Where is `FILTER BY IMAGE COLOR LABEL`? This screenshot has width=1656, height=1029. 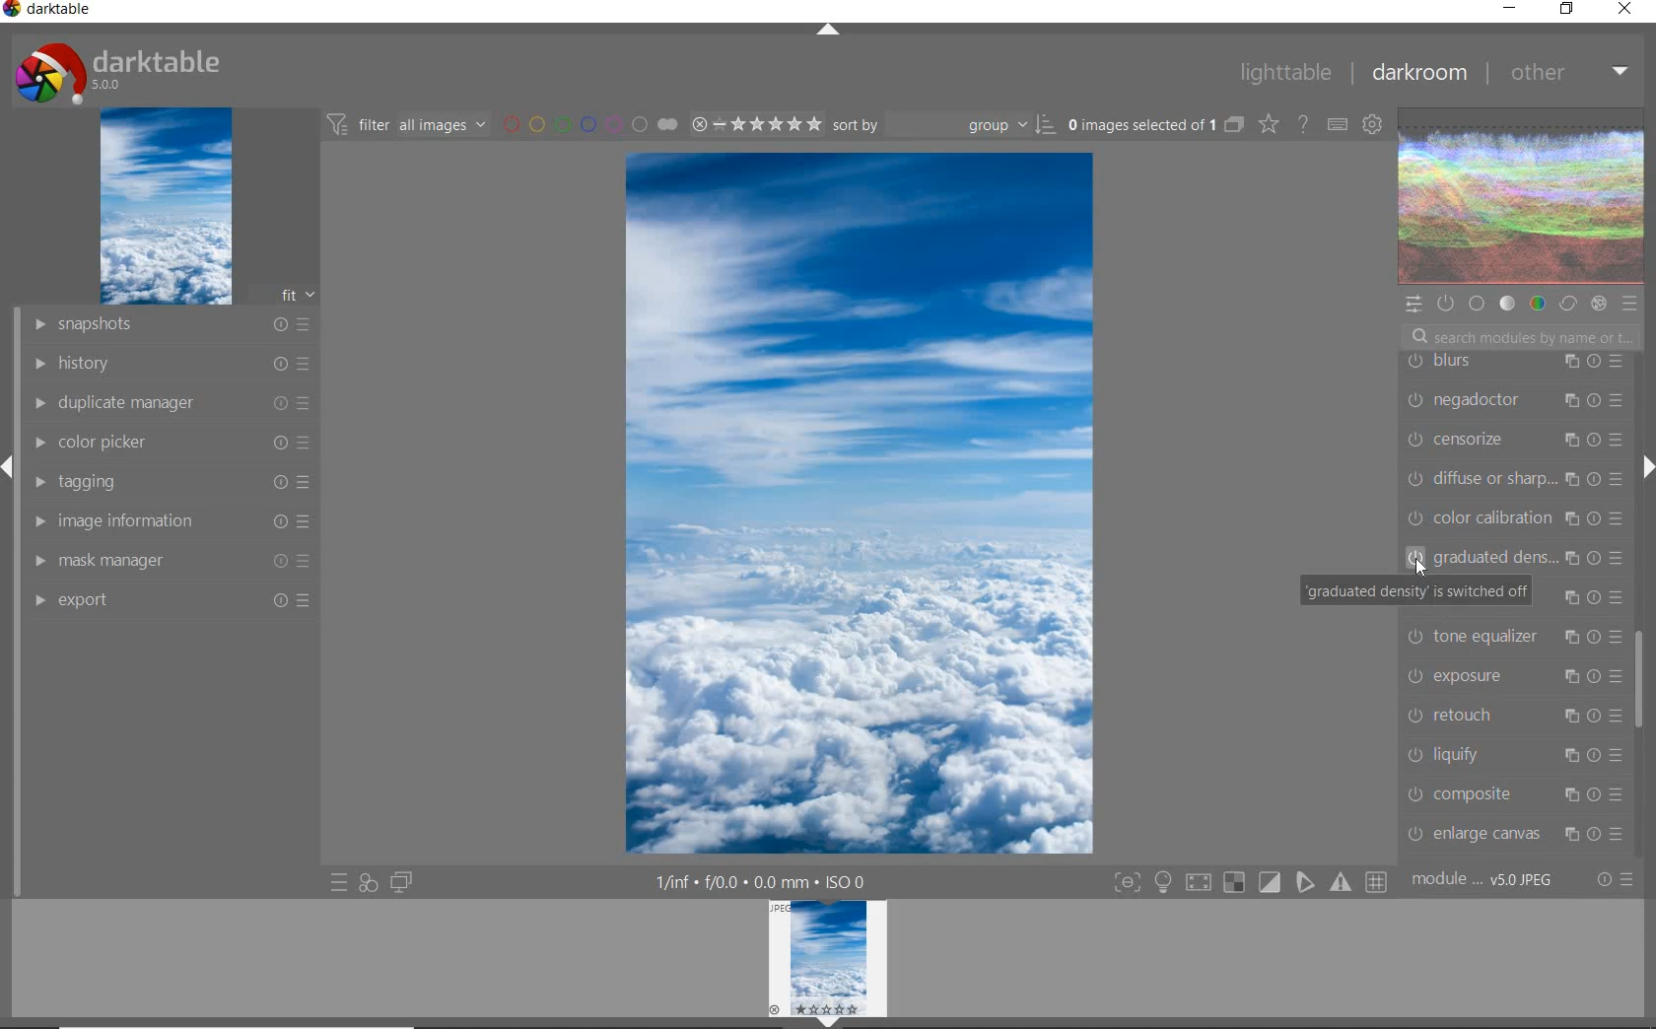
FILTER BY IMAGE COLOR LABEL is located at coordinates (588, 123).